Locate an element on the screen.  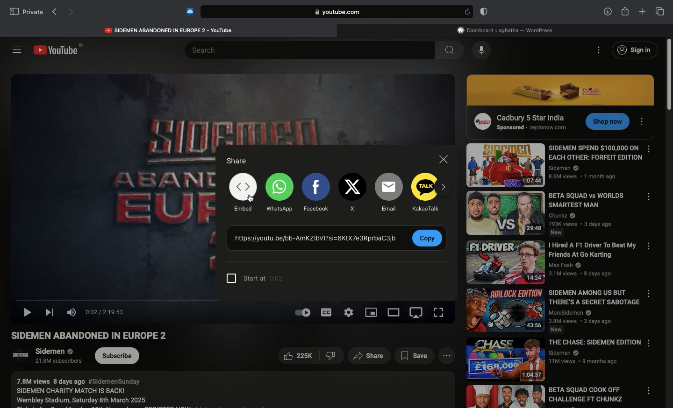
Video name is located at coordinates (99, 336).